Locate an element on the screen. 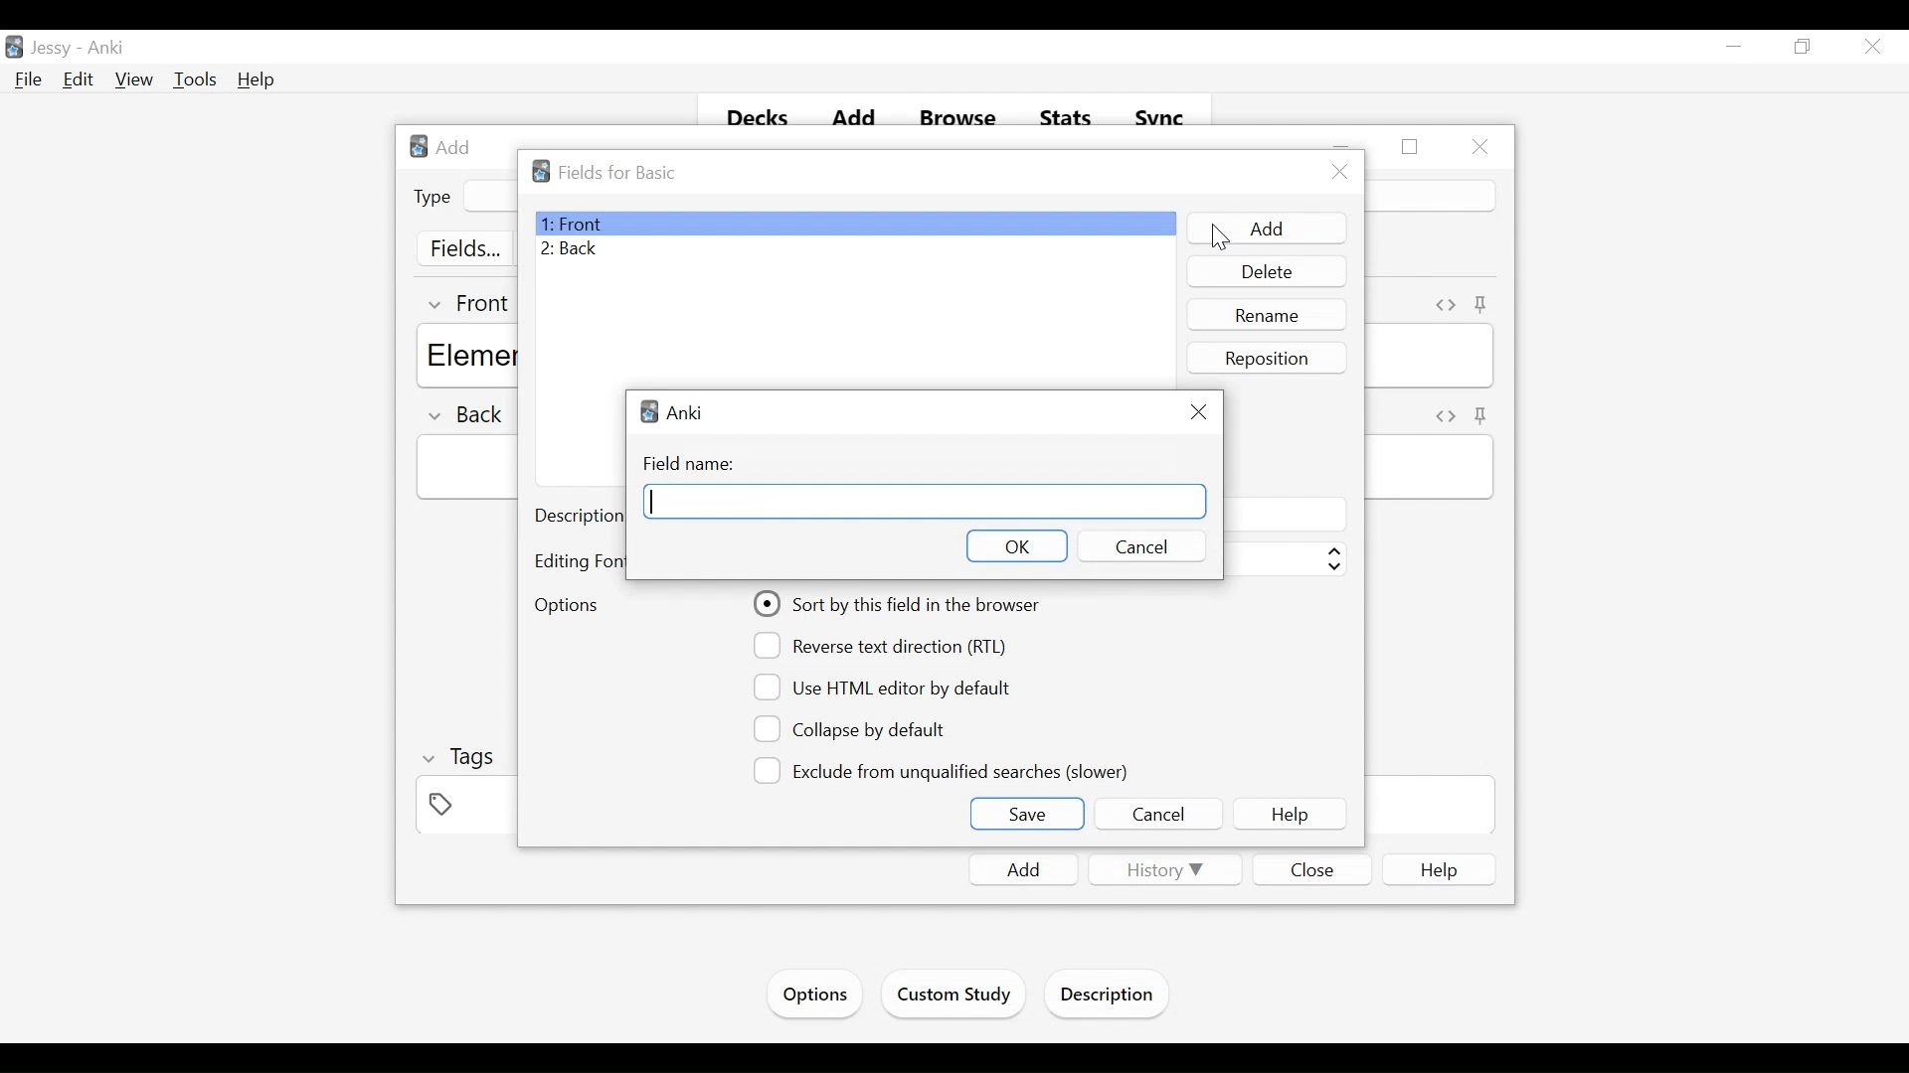 Image resolution: width=1909 pixels, height=1073 pixels. View is located at coordinates (135, 80).